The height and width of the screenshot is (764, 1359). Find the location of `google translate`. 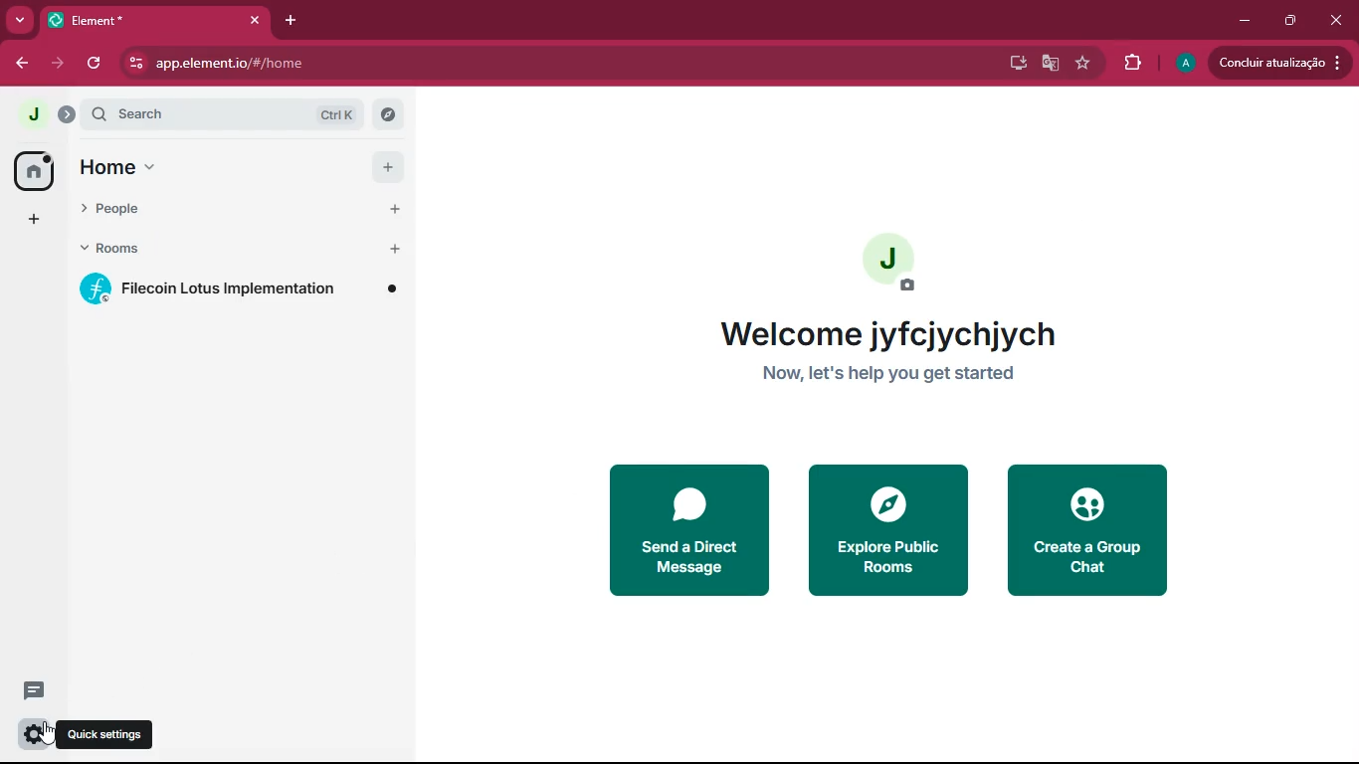

google translate is located at coordinates (1049, 63).